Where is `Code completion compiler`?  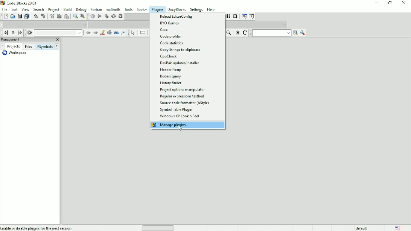 Code completion compiler is located at coordinates (119, 24).